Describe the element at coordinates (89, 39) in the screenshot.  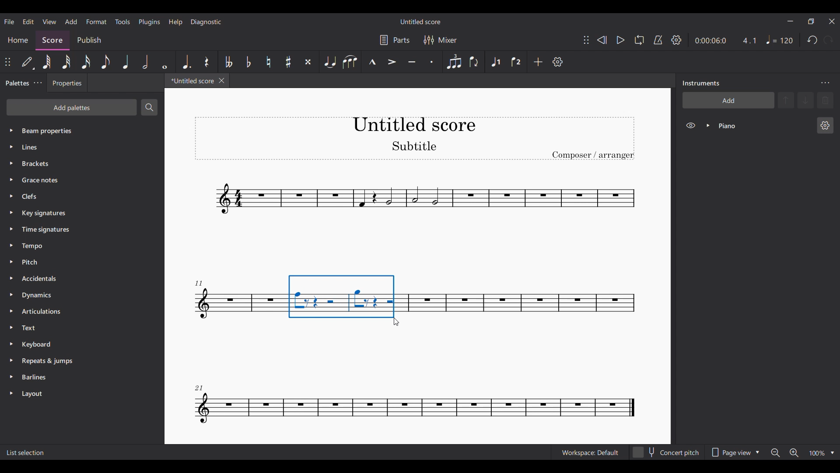
I see `Publish section` at that location.